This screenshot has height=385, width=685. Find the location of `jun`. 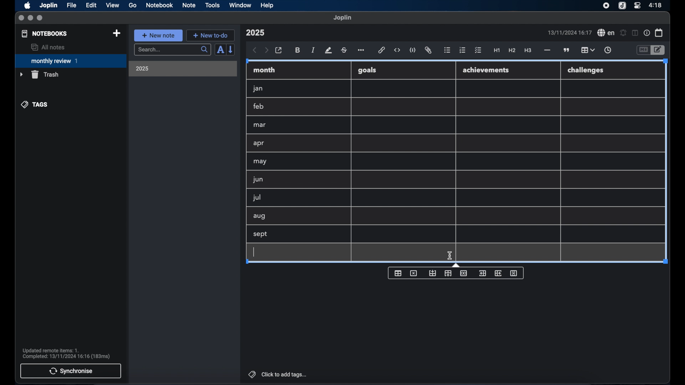

jun is located at coordinates (257, 179).